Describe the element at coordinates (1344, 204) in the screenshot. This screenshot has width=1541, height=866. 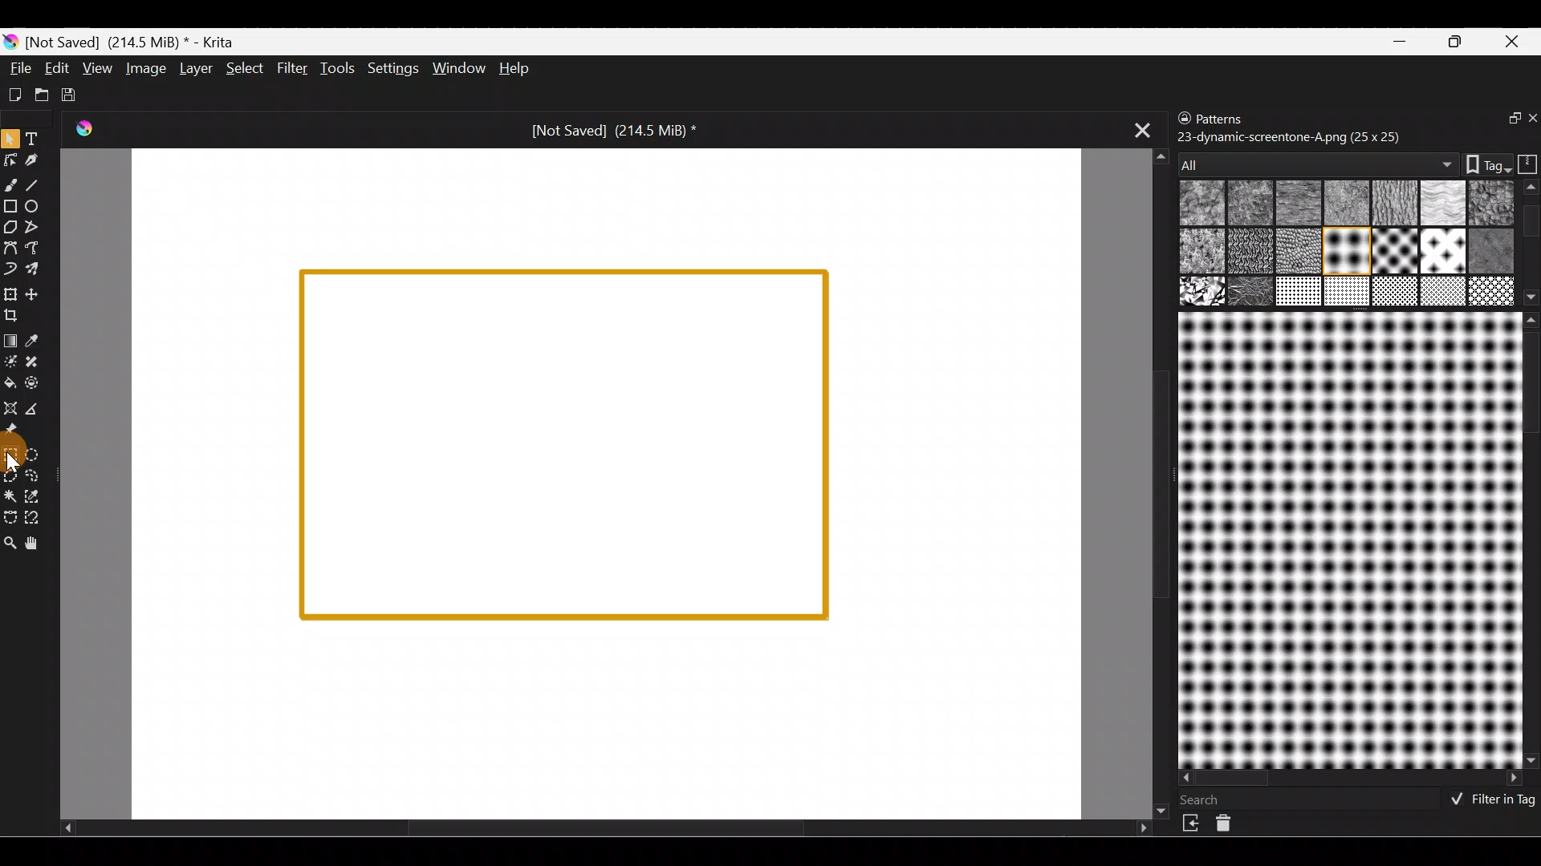
I see `03 default-paper.png` at that location.